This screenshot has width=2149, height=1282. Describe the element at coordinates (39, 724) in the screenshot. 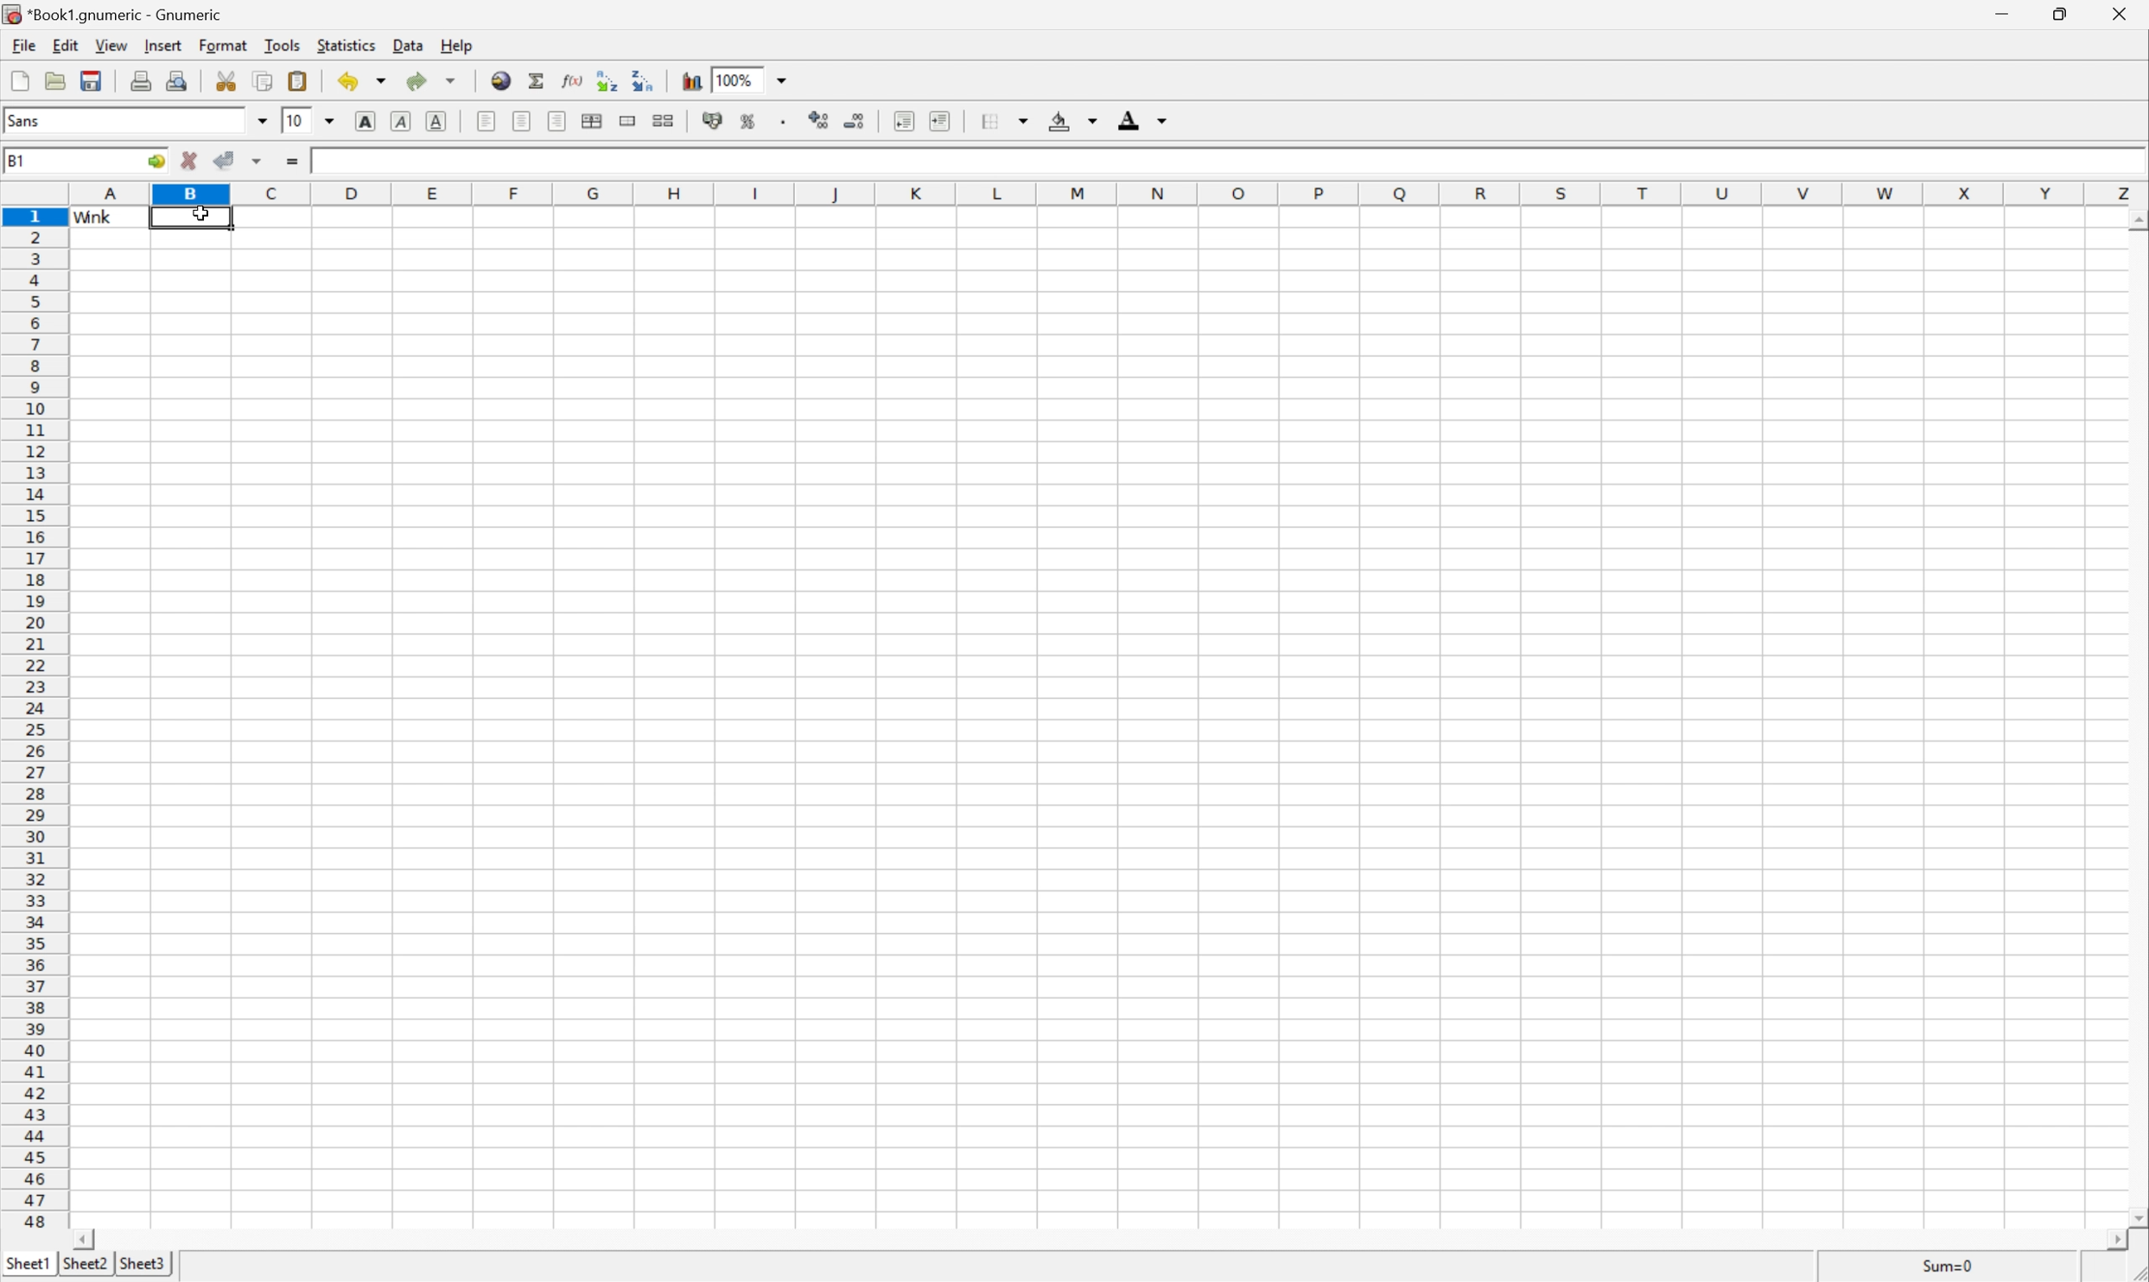

I see `row numbers` at that location.